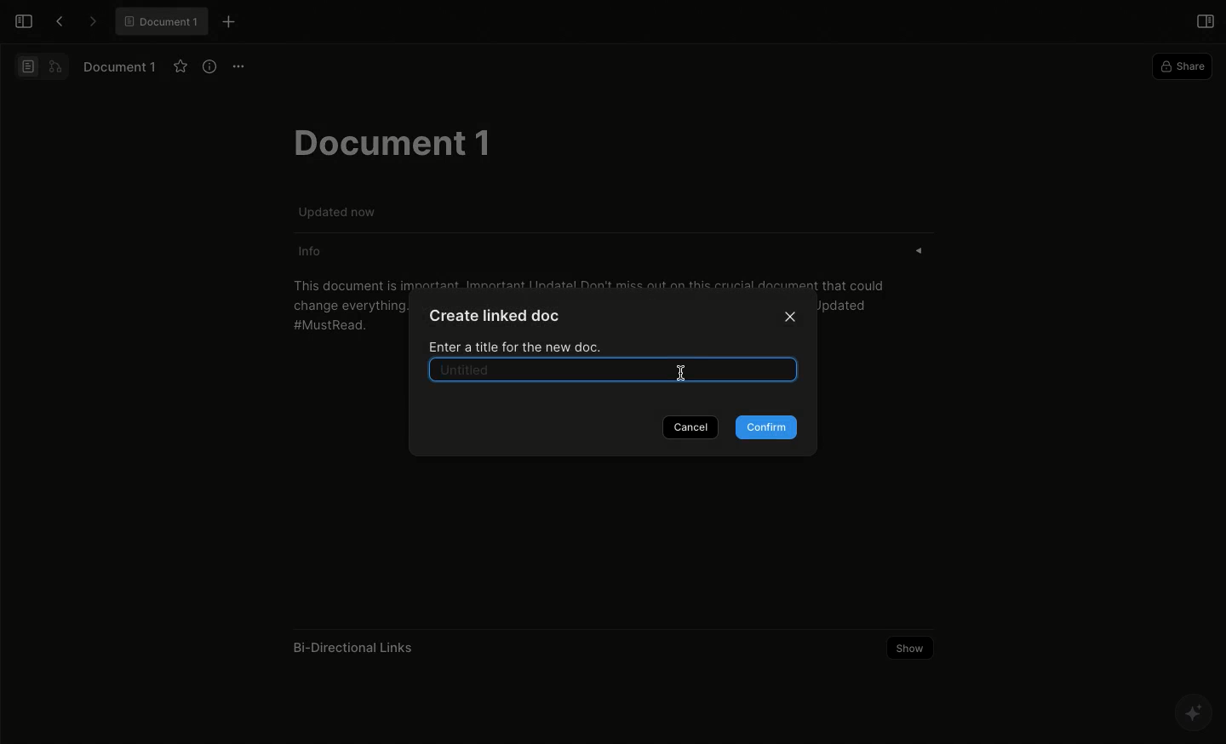 The height and width of the screenshot is (744, 1226). I want to click on Back, so click(54, 20).